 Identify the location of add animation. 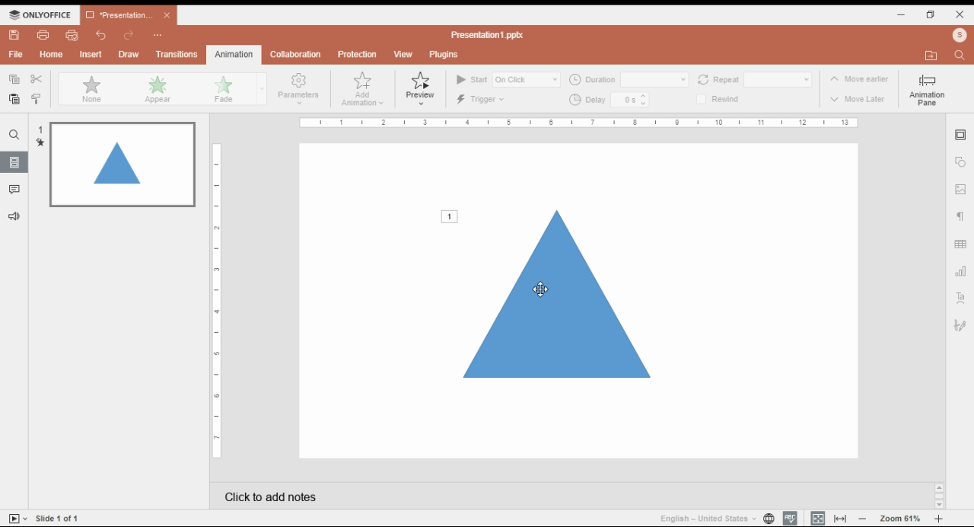
(362, 89).